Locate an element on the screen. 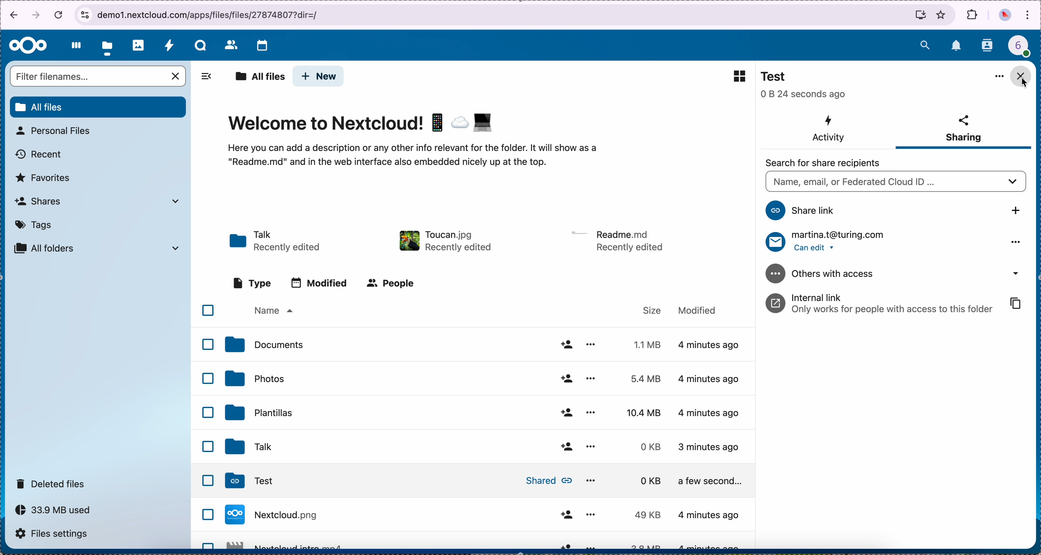 This screenshot has height=555, width=1041. calendar is located at coordinates (262, 46).